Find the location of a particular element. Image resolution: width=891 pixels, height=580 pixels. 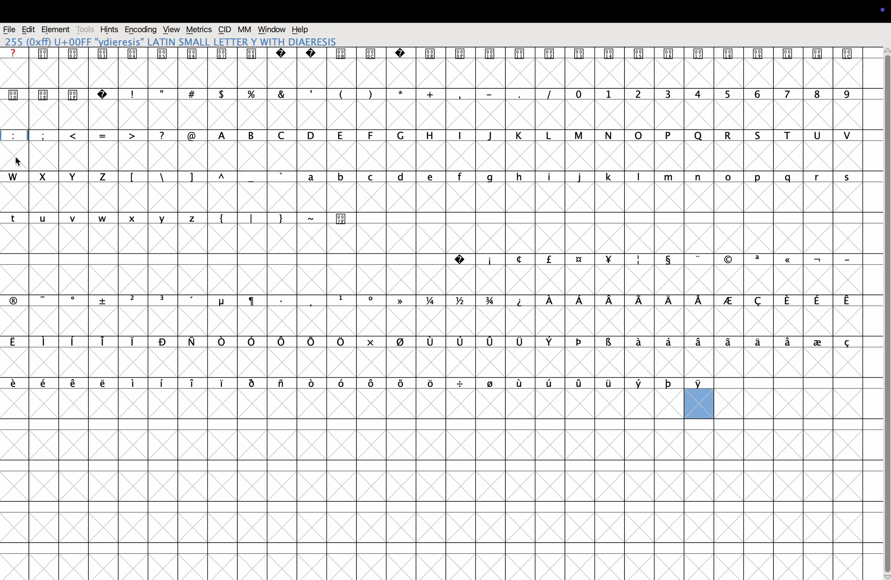

I is located at coordinates (551, 191).